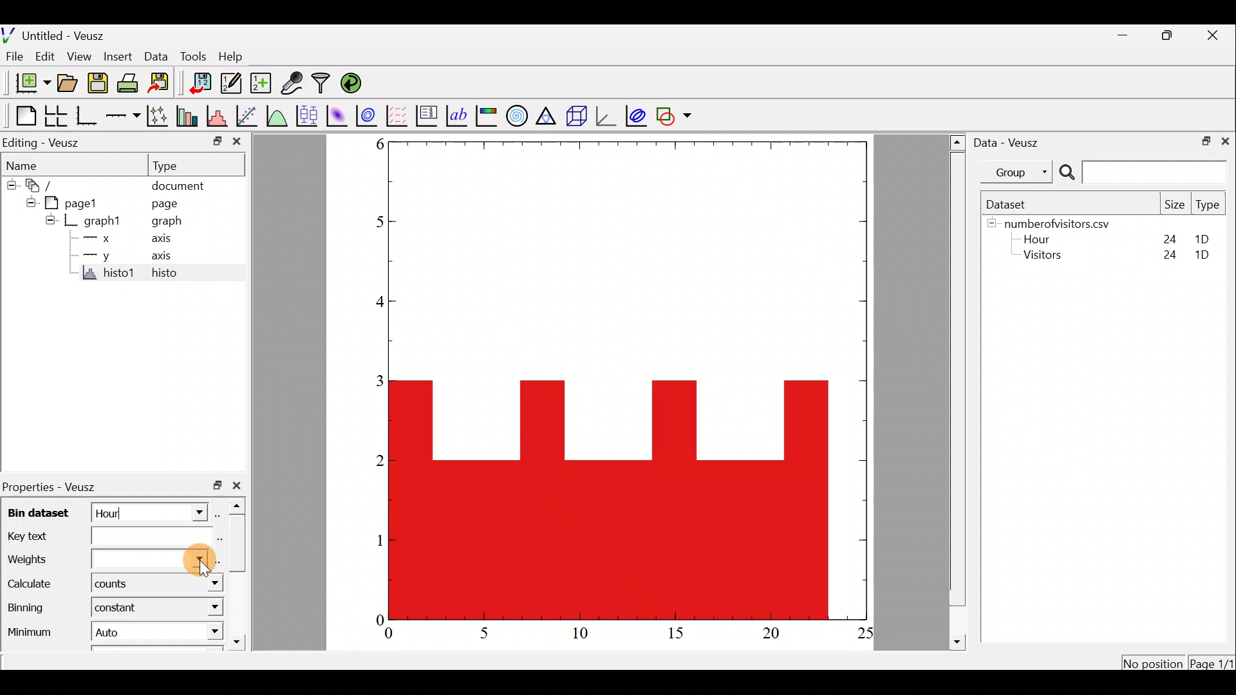 The image size is (1236, 695). What do you see at coordinates (1225, 142) in the screenshot?
I see `close` at bounding box center [1225, 142].